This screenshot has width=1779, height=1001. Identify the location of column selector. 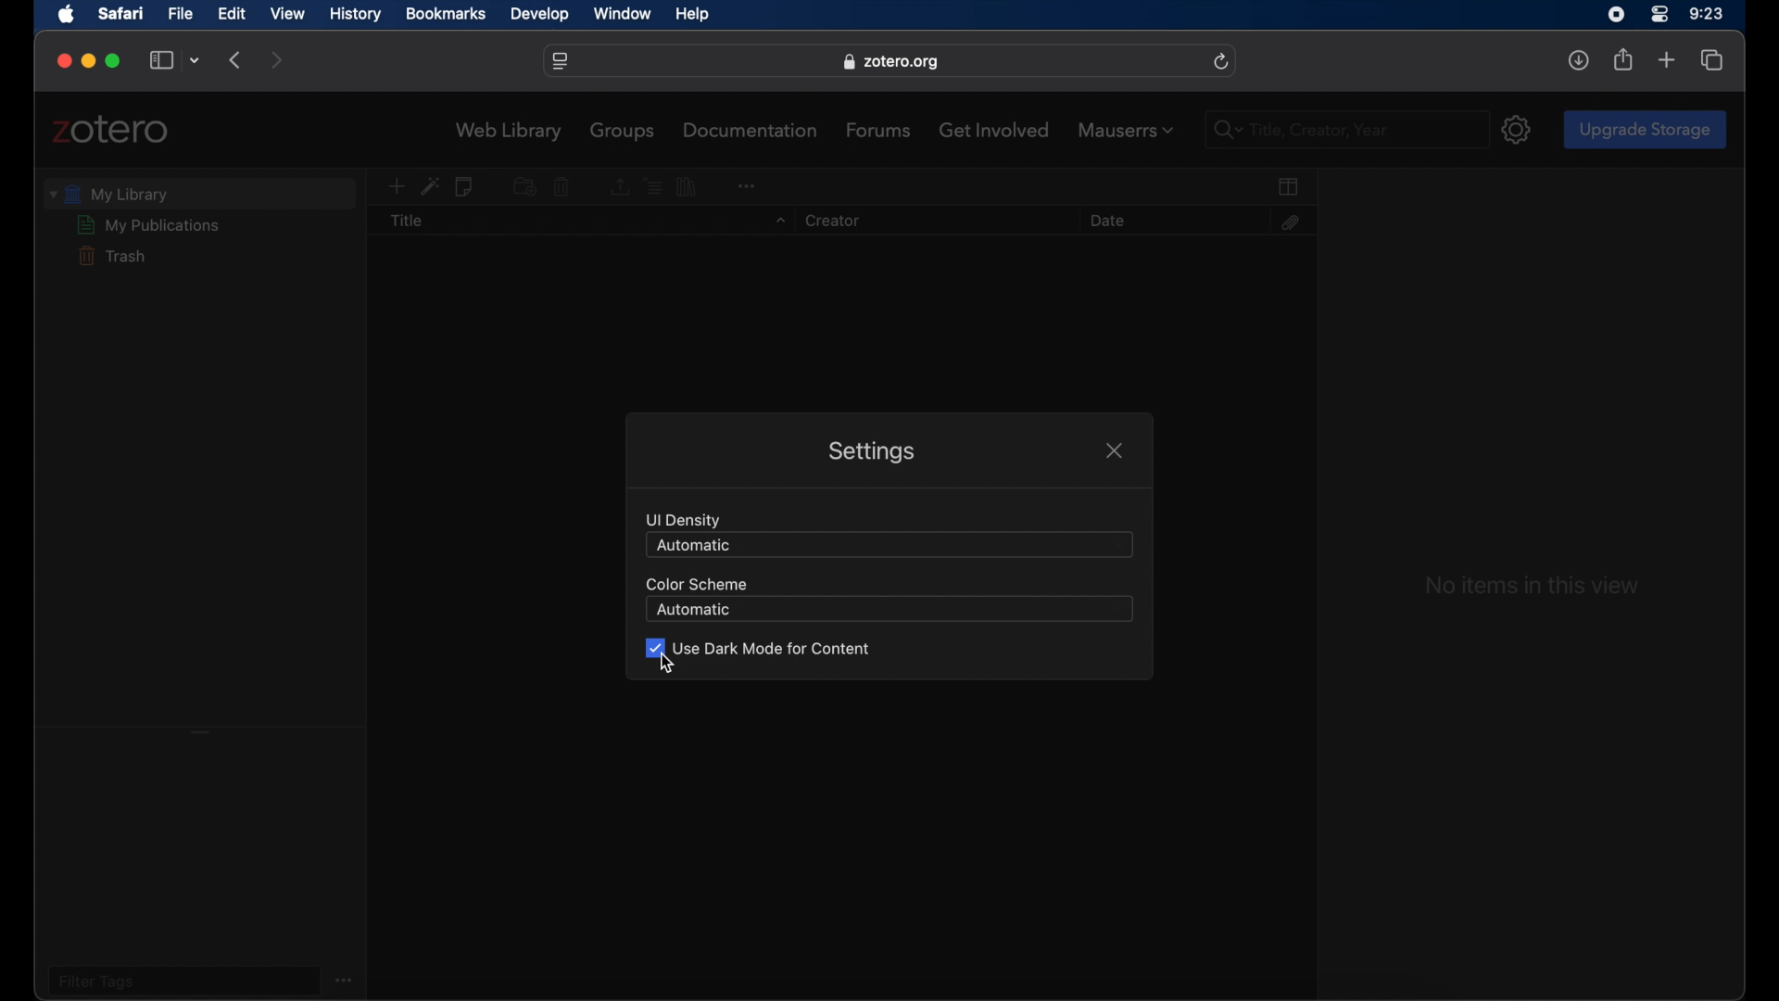
(1290, 186).